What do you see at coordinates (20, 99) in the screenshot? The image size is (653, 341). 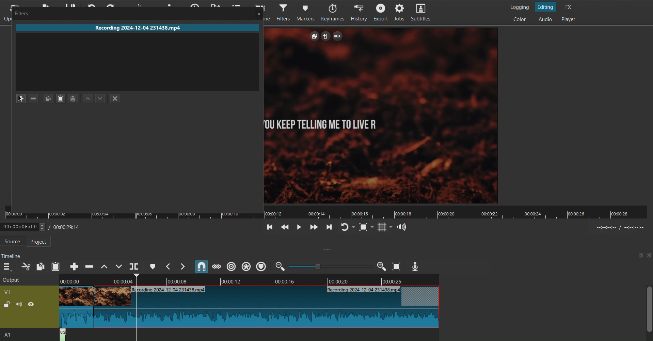 I see `Plus` at bounding box center [20, 99].